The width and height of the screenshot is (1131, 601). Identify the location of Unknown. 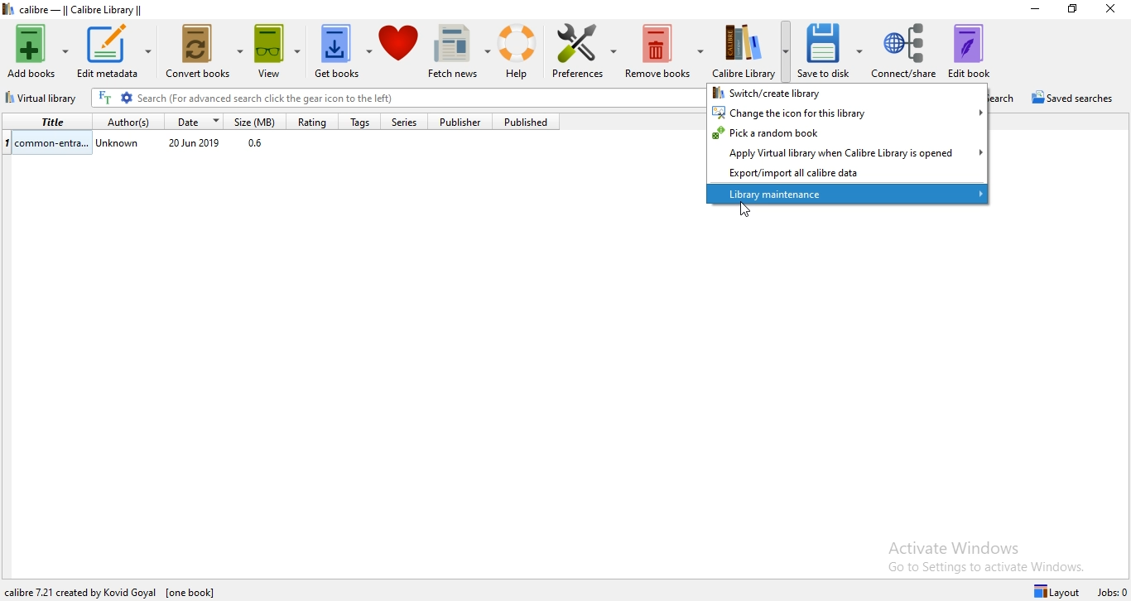
(119, 146).